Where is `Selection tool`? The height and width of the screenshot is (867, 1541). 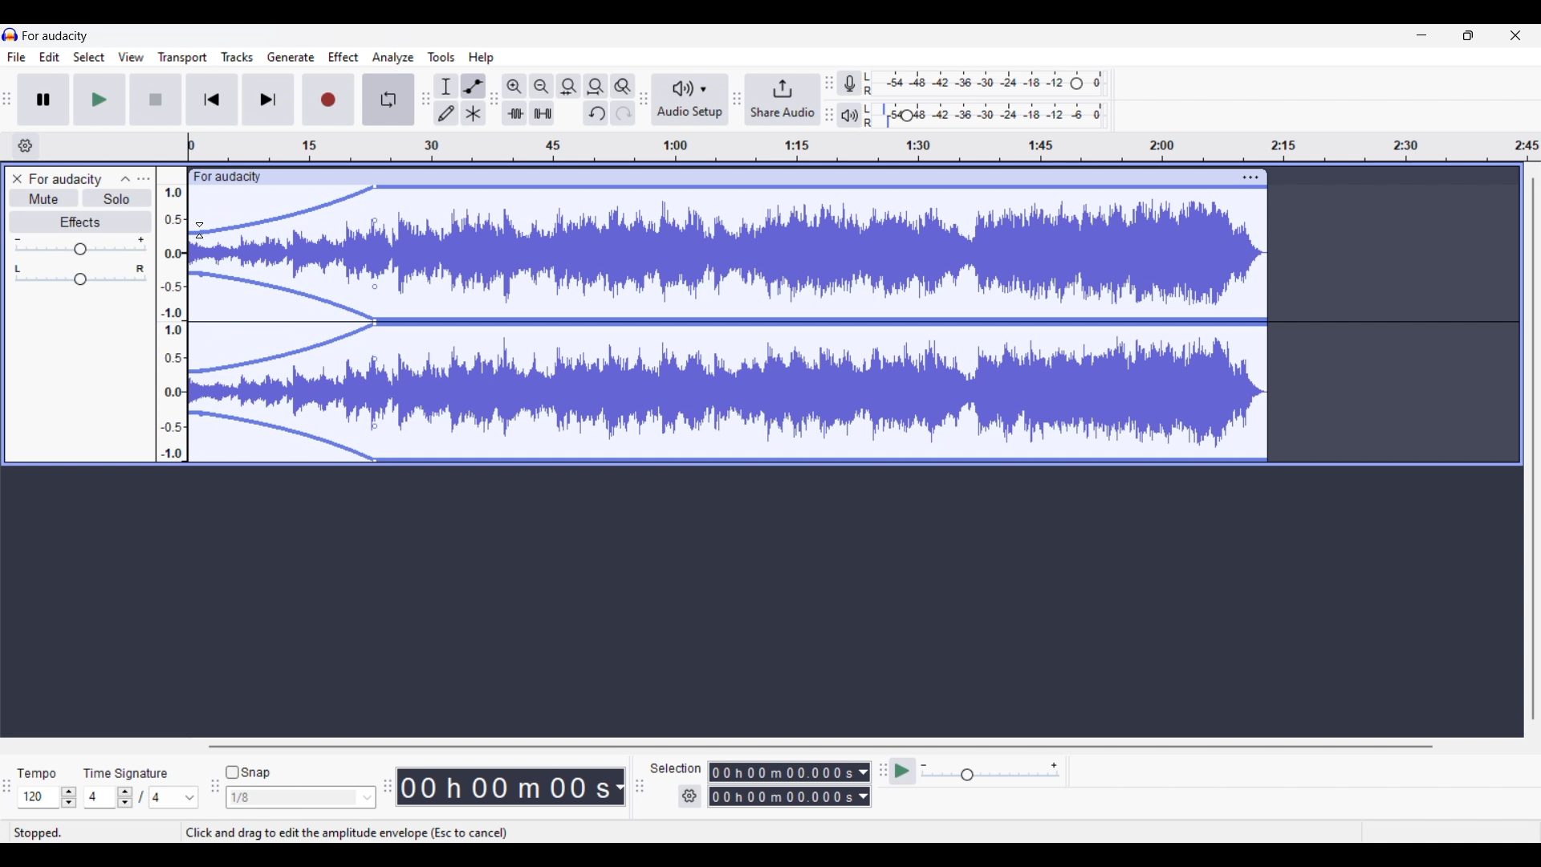
Selection tool is located at coordinates (446, 87).